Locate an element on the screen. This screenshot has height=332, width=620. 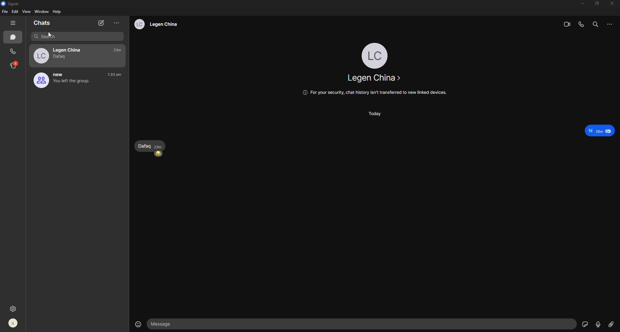
search bar is located at coordinates (78, 37).